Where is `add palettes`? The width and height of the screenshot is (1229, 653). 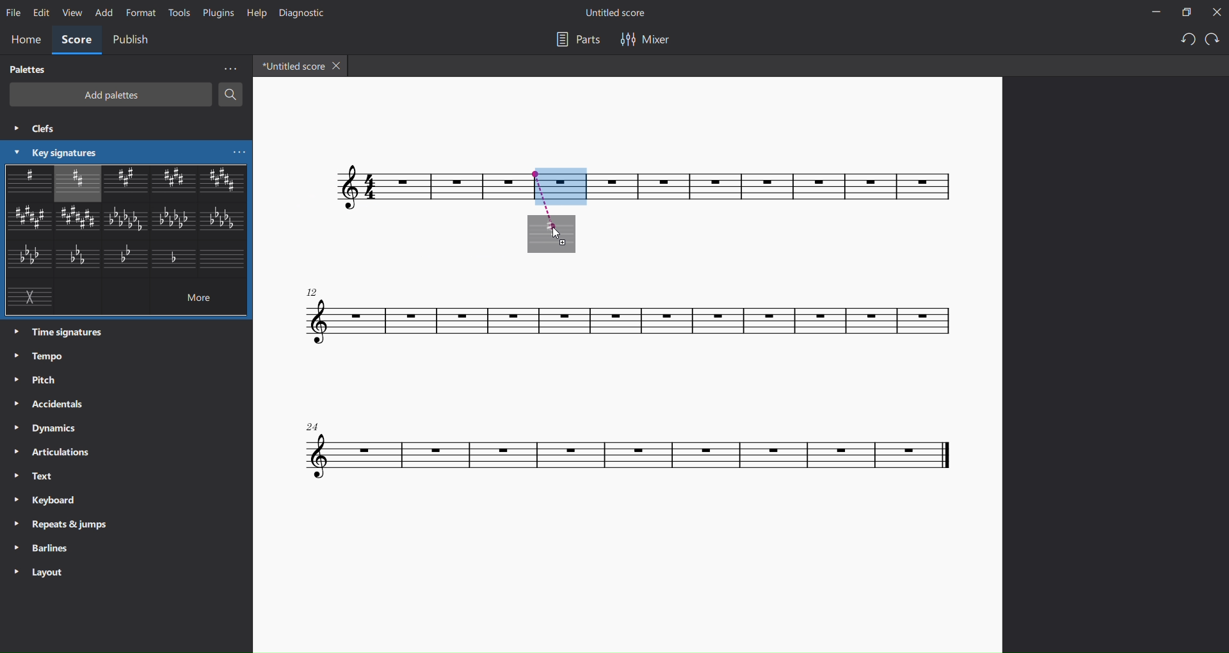
add palettes is located at coordinates (110, 95).